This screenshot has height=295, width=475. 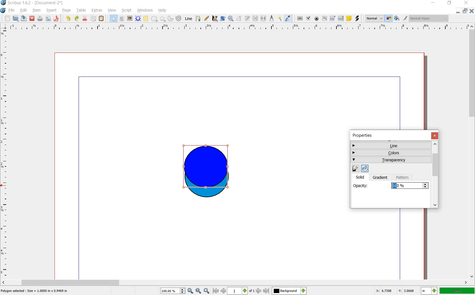 I want to click on save, so click(x=24, y=18).